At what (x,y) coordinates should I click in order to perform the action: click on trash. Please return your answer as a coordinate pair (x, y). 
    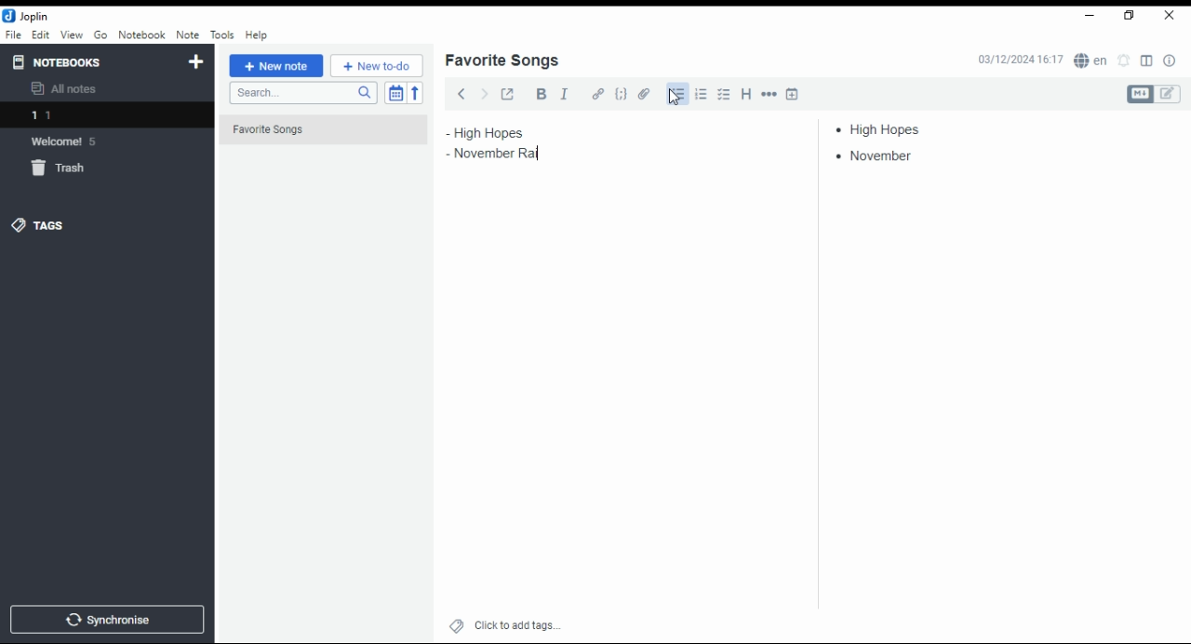
    Looking at the image, I should click on (69, 171).